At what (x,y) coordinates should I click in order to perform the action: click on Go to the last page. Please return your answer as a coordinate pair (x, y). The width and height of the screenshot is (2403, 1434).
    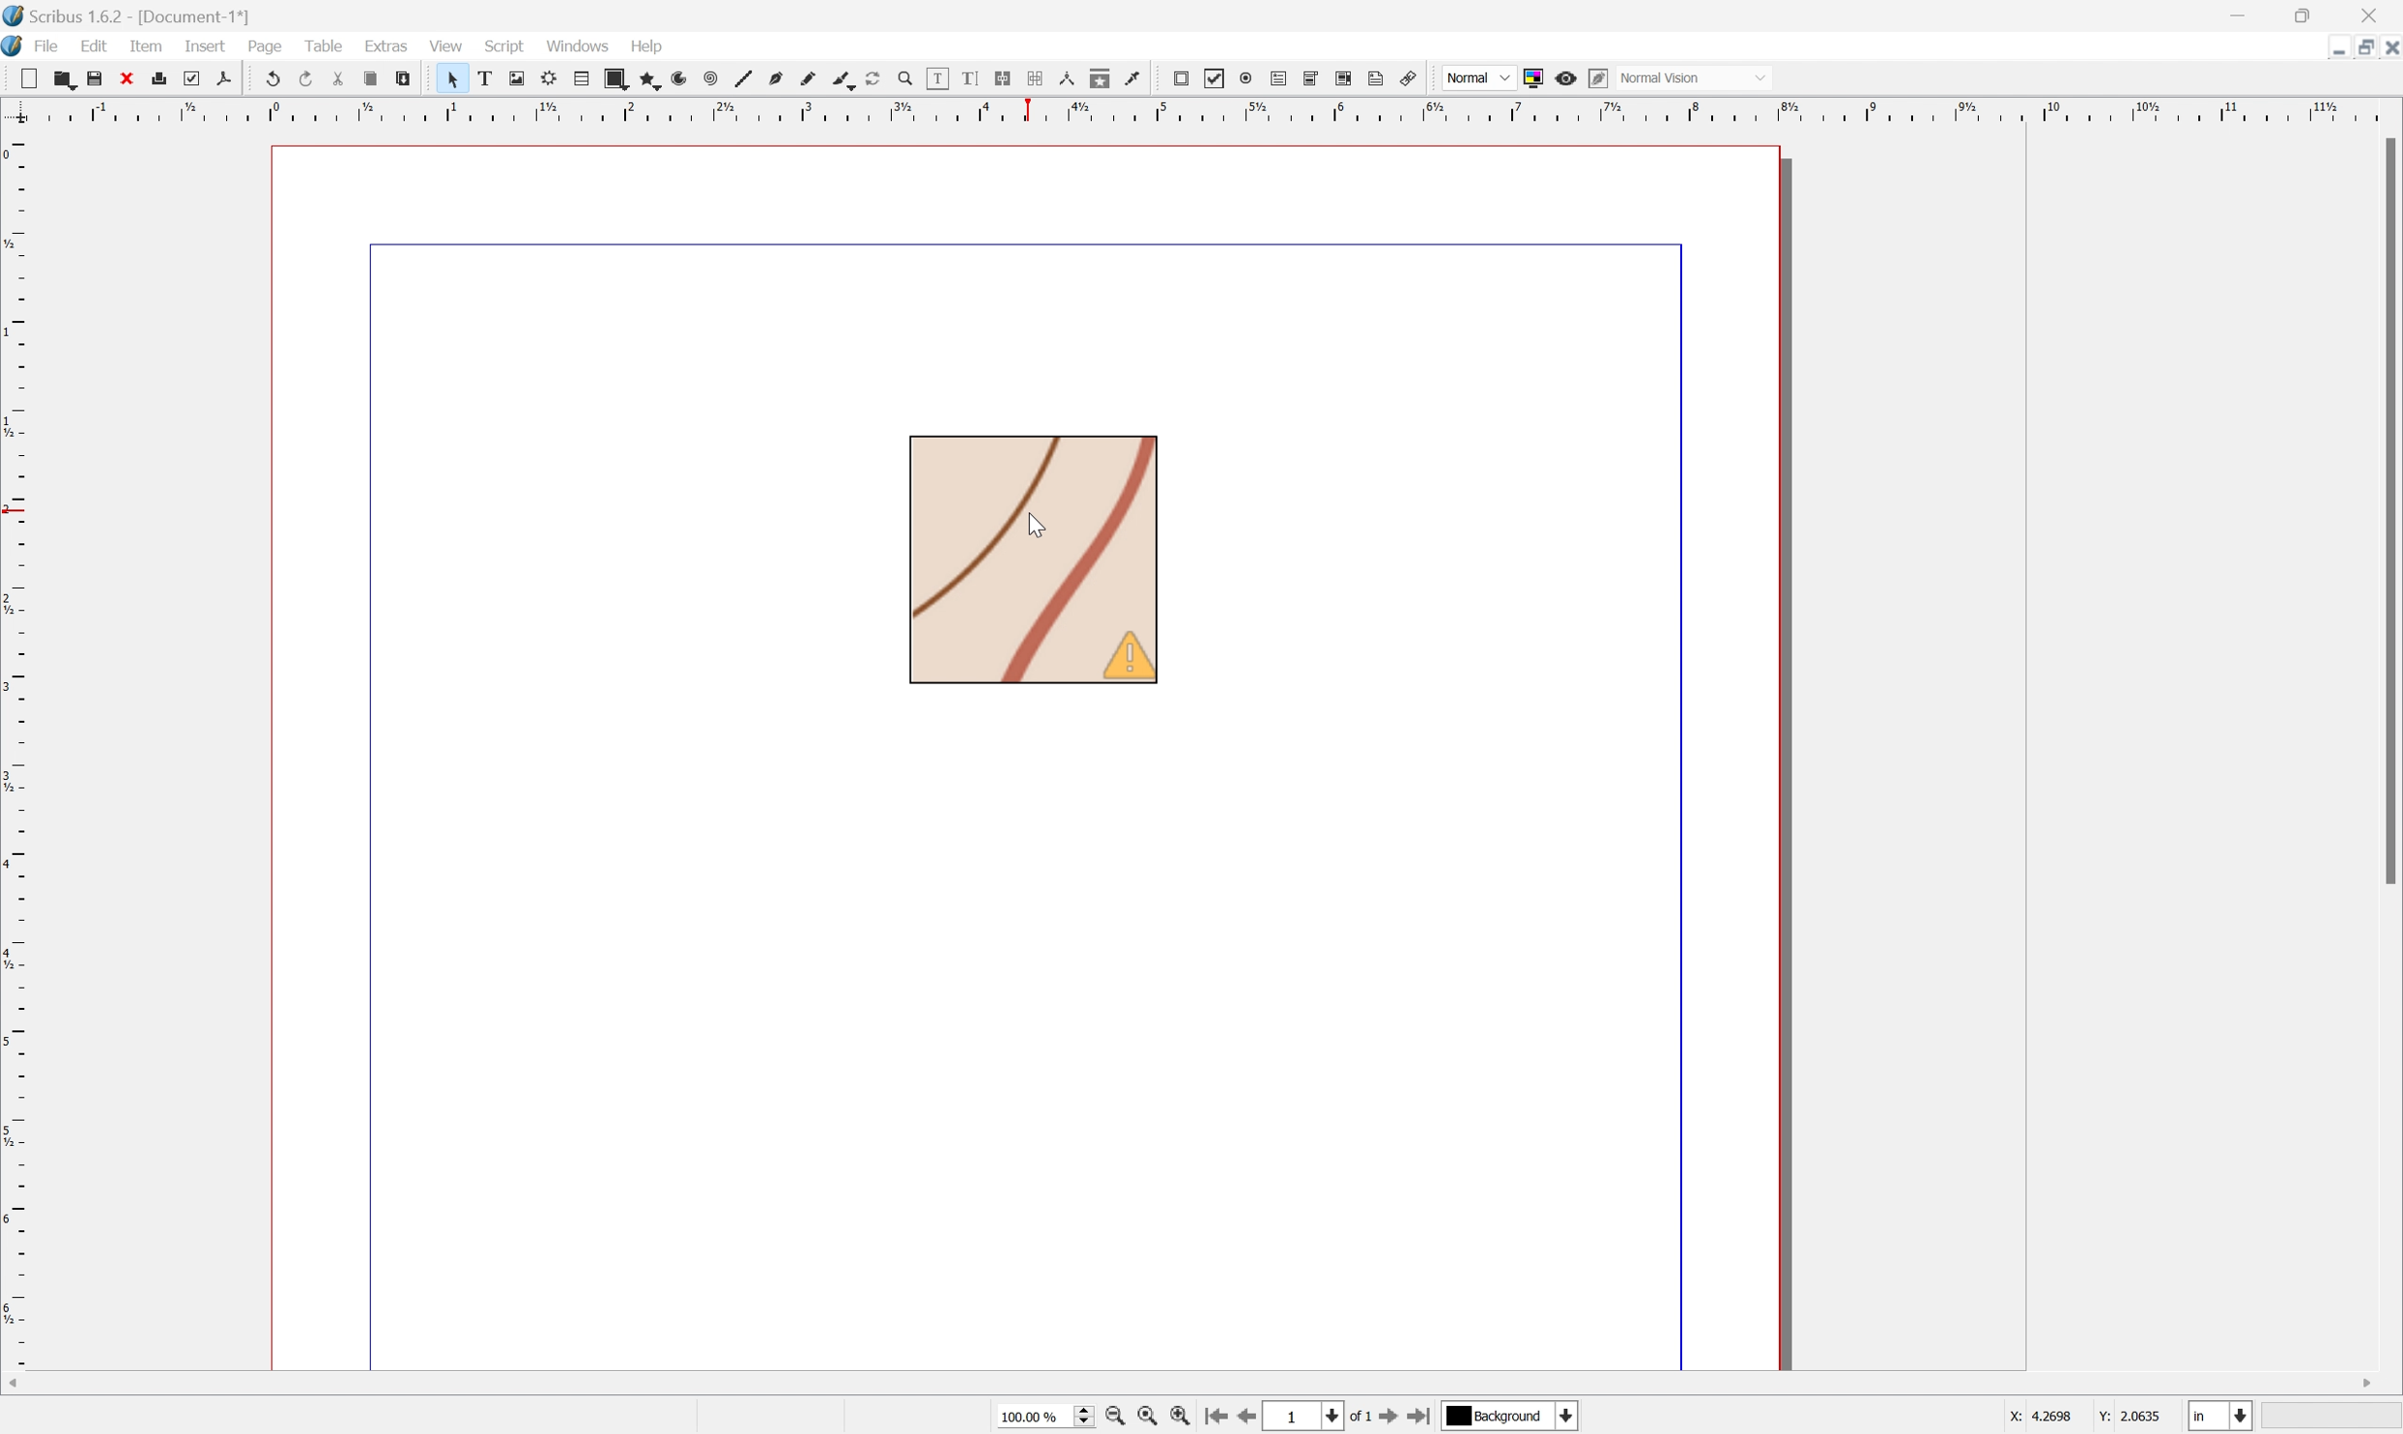
    Looking at the image, I should click on (1417, 1419).